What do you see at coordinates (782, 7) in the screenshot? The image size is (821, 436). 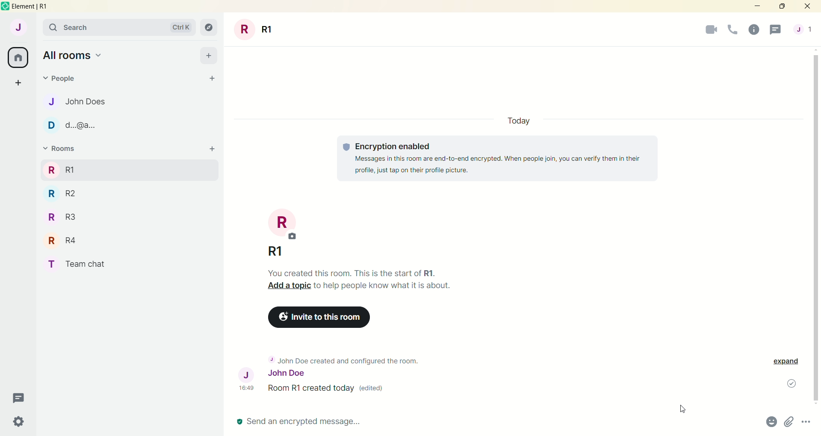 I see `maximize` at bounding box center [782, 7].